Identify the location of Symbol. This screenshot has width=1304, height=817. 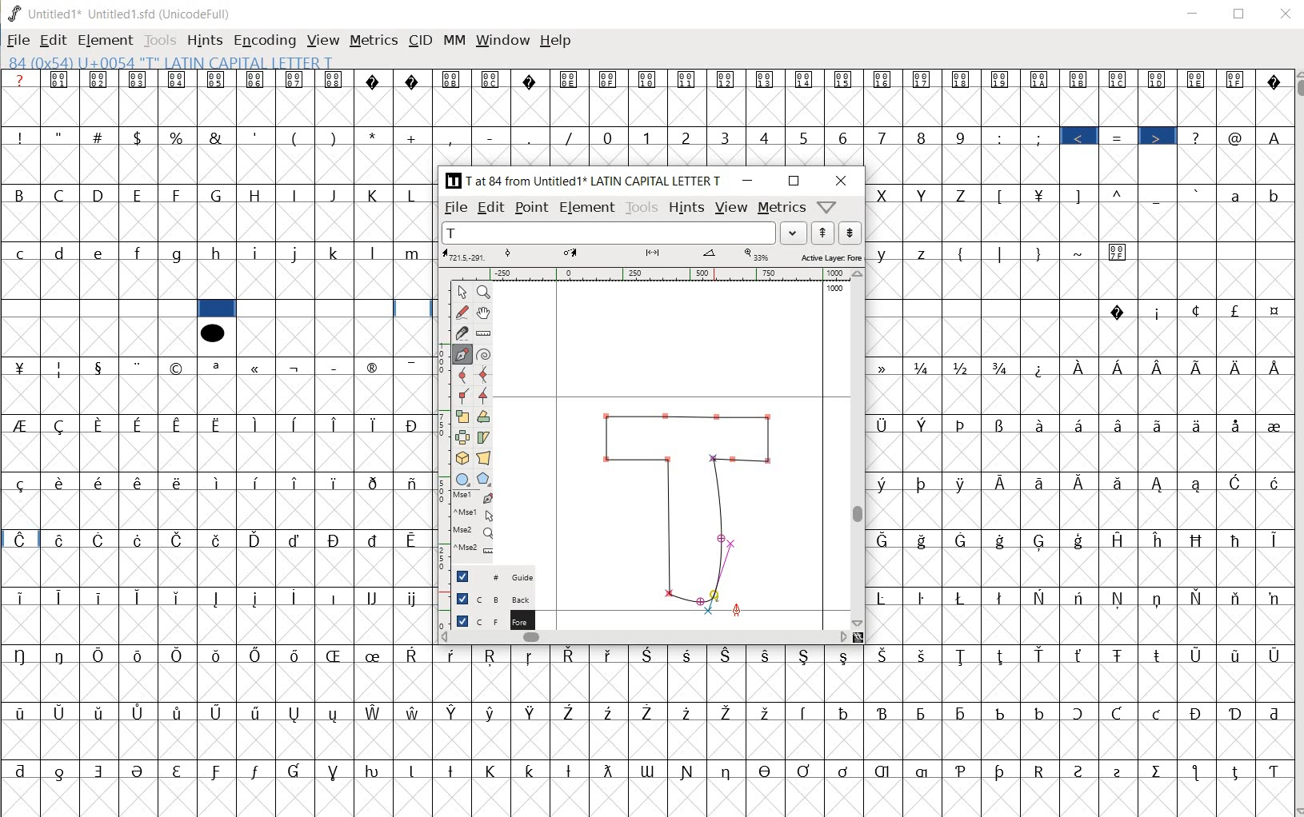
(1273, 313).